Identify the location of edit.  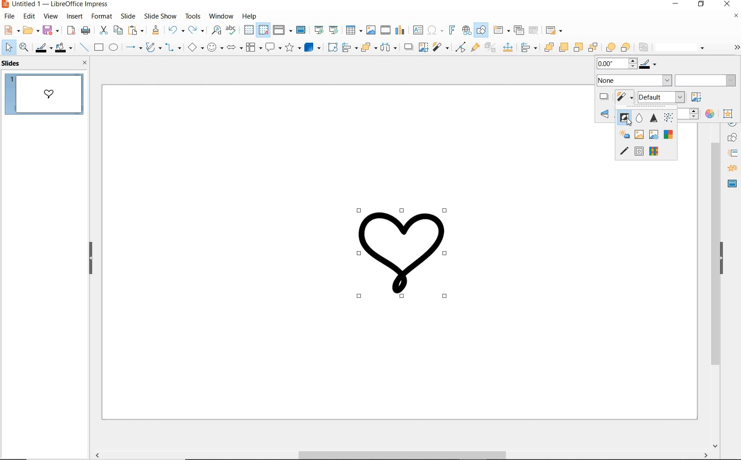
(29, 16).